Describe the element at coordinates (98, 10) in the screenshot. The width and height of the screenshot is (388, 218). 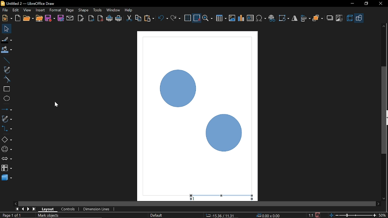
I see `Tools` at that location.